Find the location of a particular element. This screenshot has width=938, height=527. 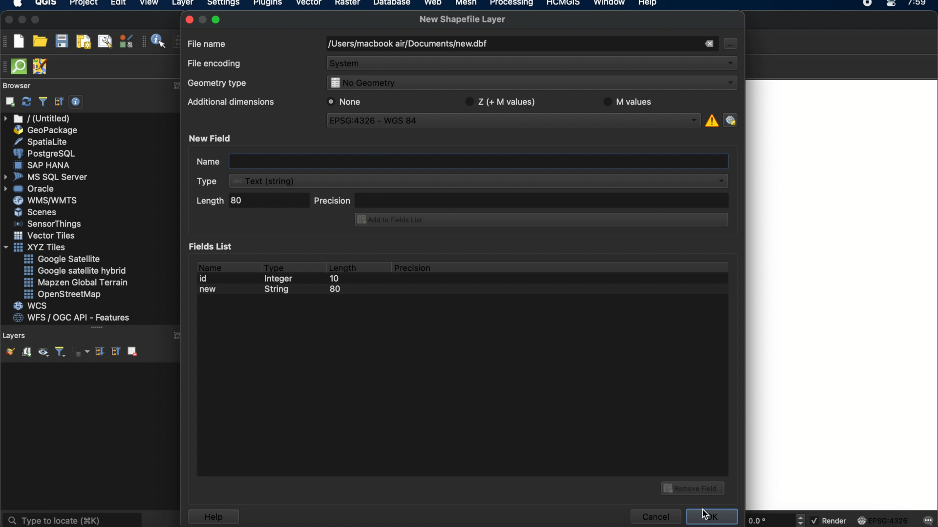

spatiallite is located at coordinates (43, 142).